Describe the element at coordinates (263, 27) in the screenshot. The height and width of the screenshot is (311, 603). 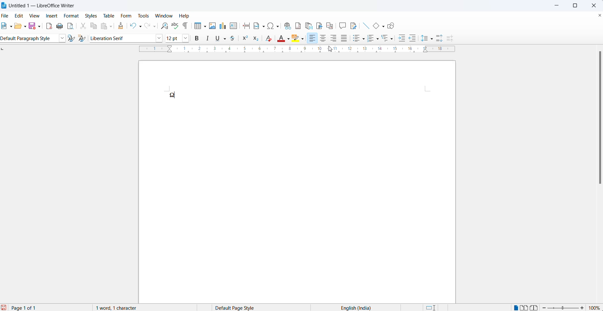
I see `insert fields` at that location.